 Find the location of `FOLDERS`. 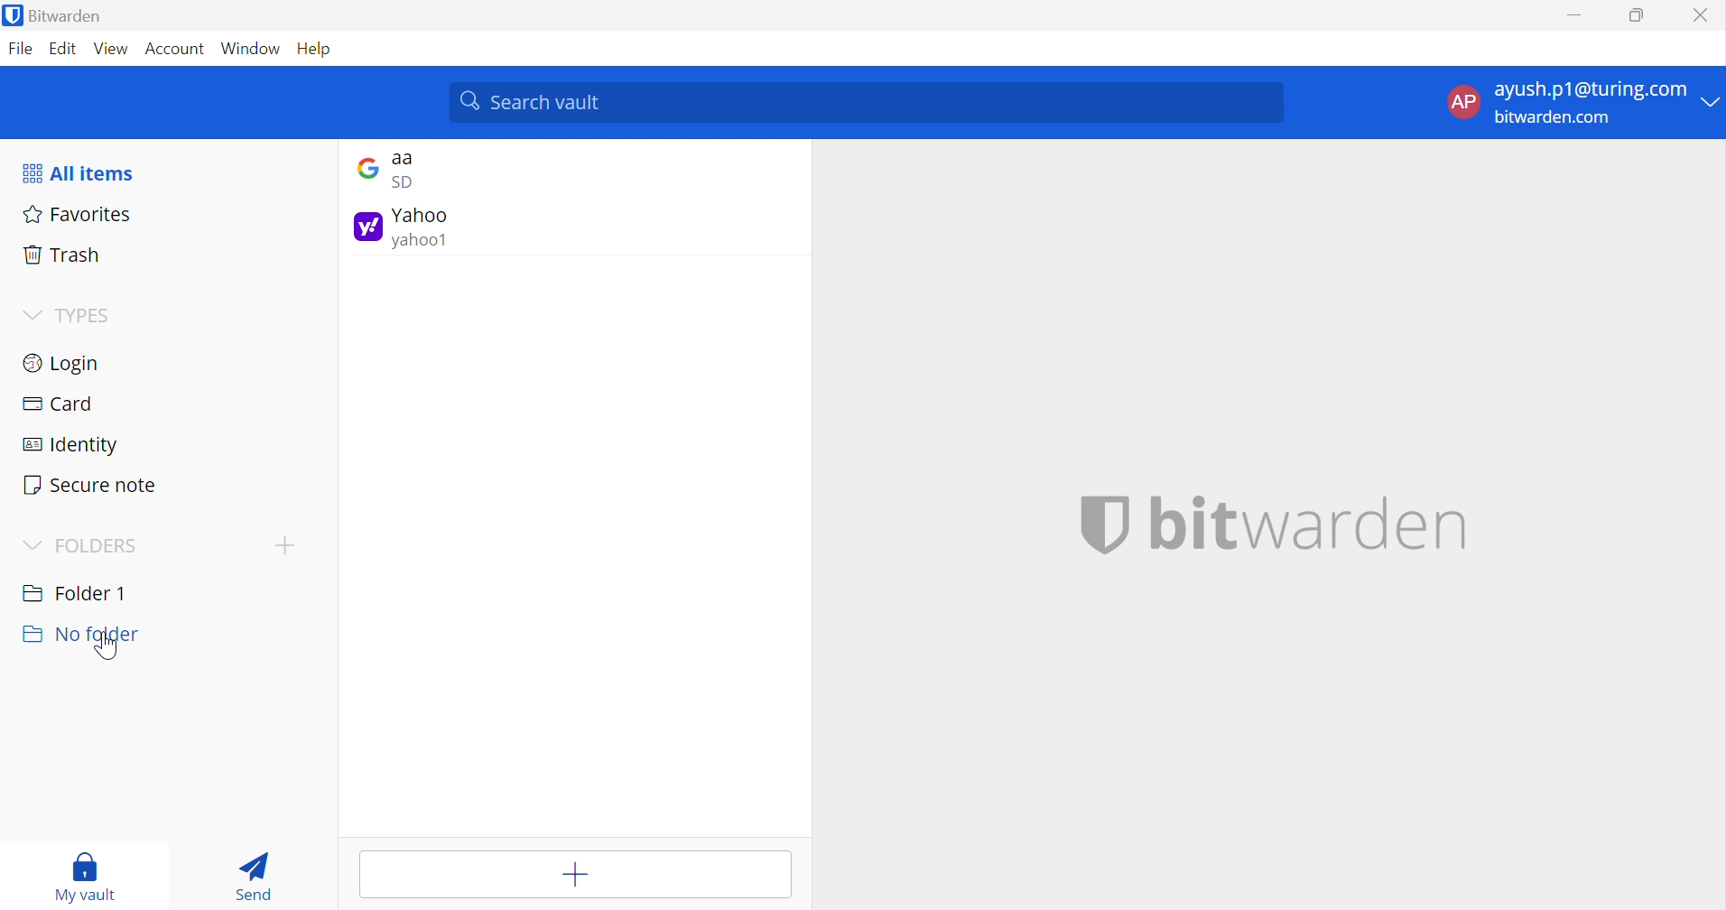

FOLDERS is located at coordinates (97, 546).